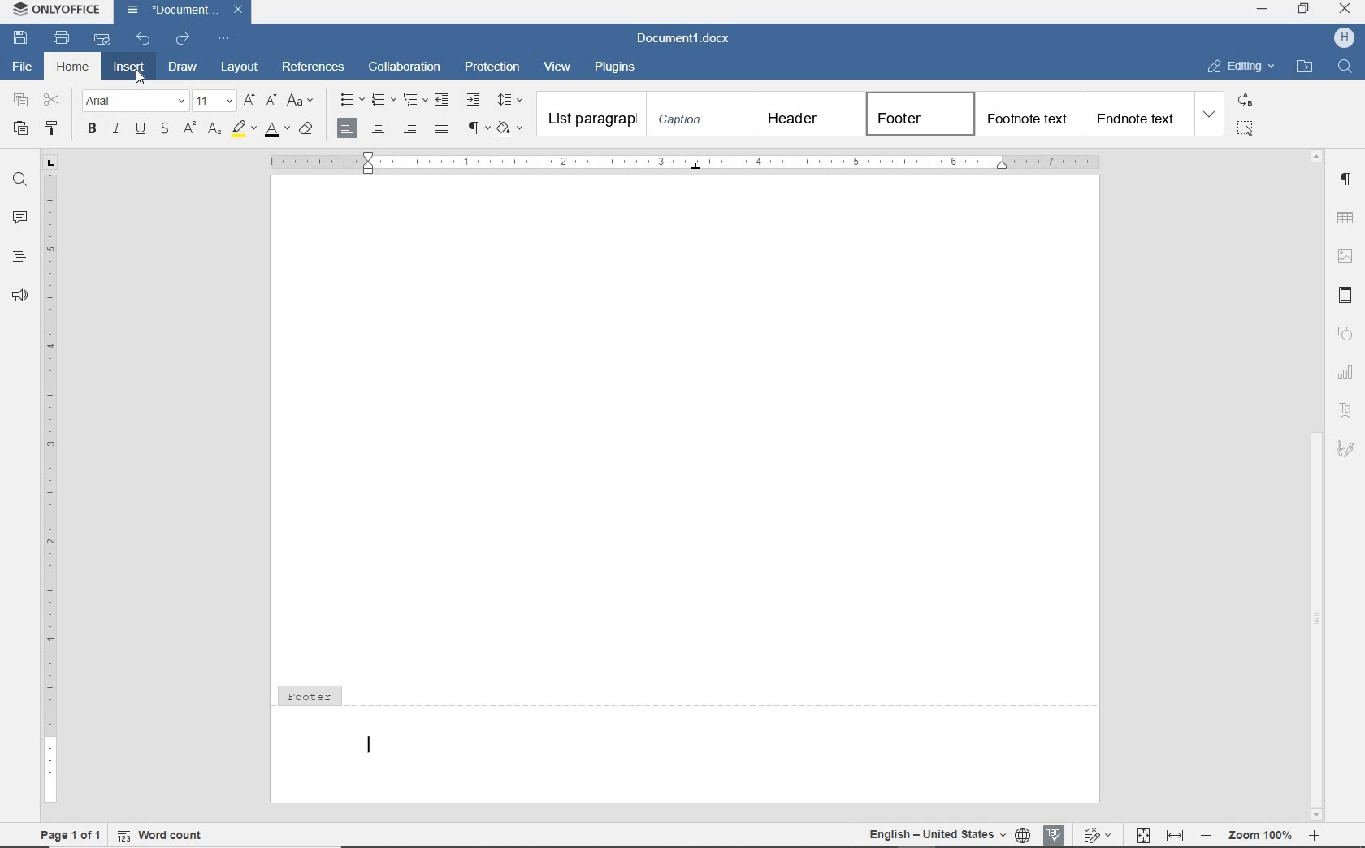  Describe the element at coordinates (931, 832) in the screenshot. I see `English - United States` at that location.